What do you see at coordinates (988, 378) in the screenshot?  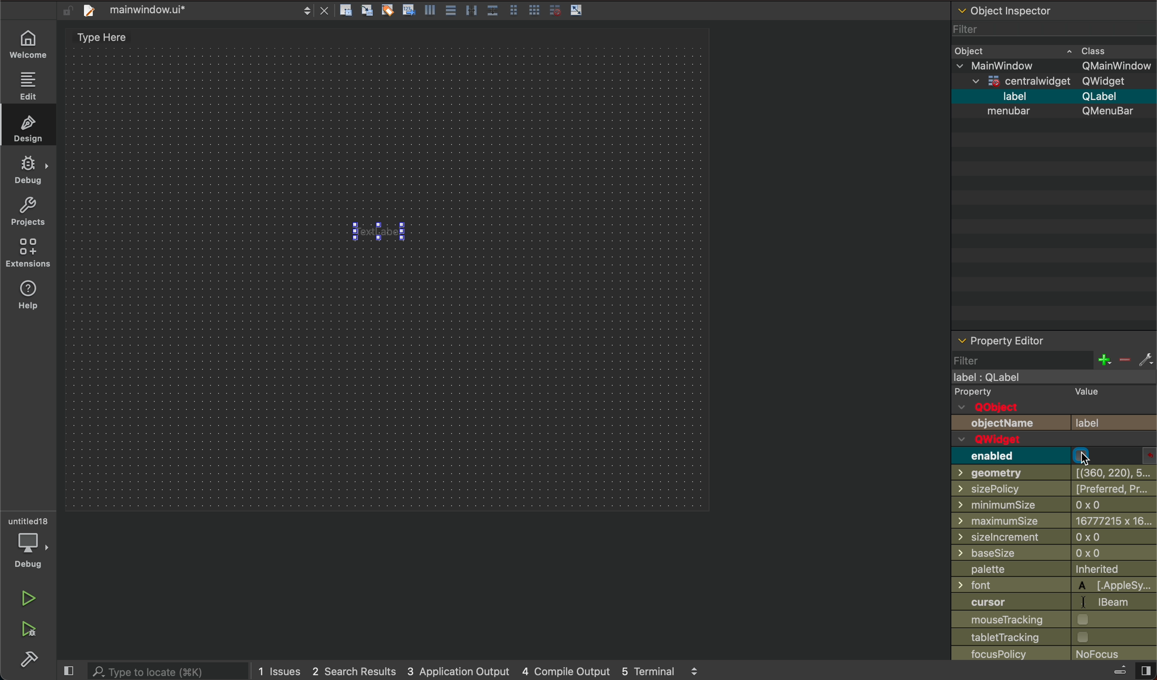 I see `label : Qlabel` at bounding box center [988, 378].